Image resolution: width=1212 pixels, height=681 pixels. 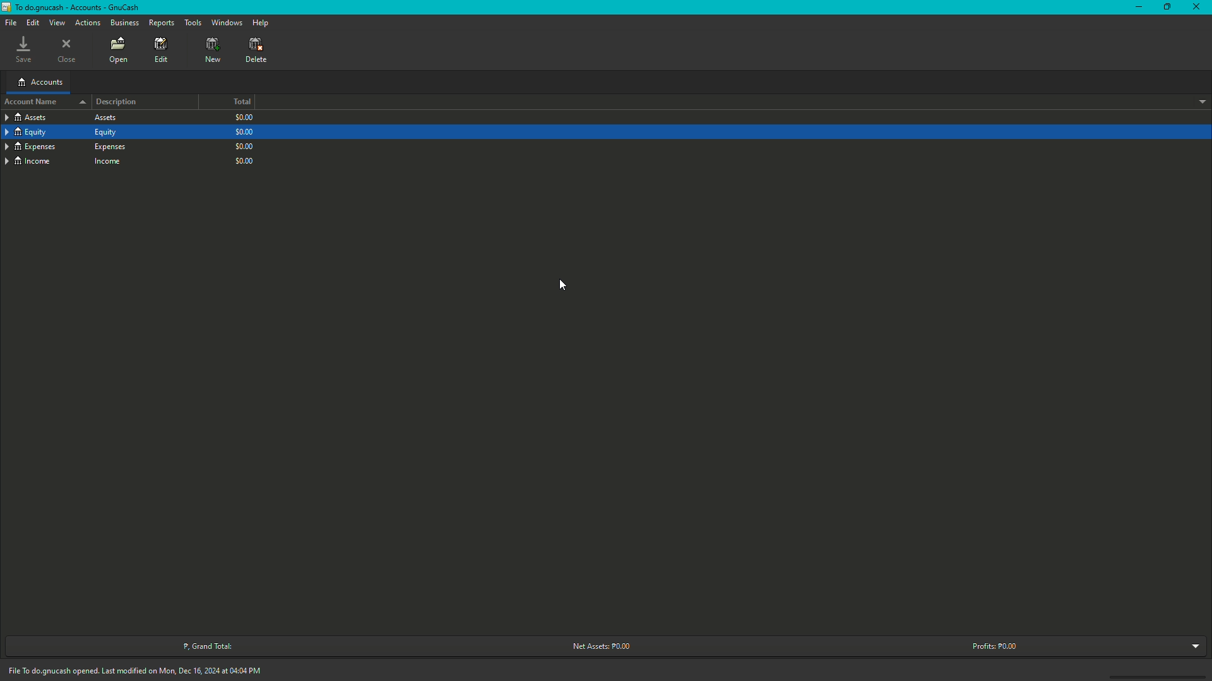 I want to click on Minimize, so click(x=1134, y=8).